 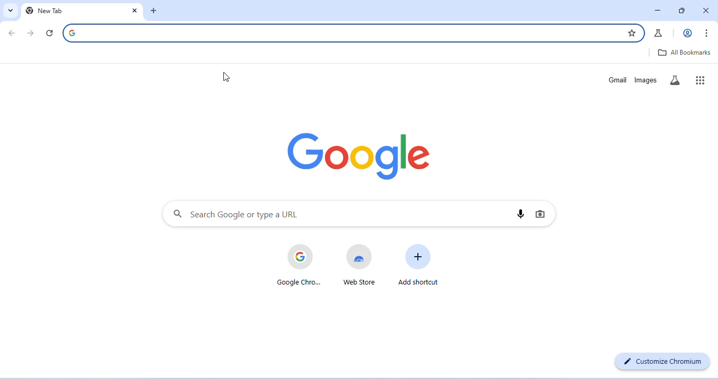 I want to click on account, so click(x=688, y=33).